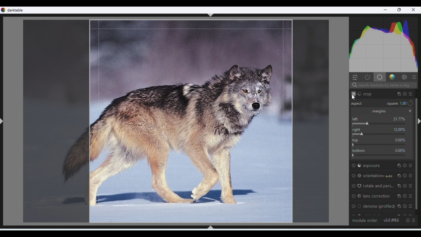  Describe the element at coordinates (365, 220) in the screenshot. I see `Module order` at that location.